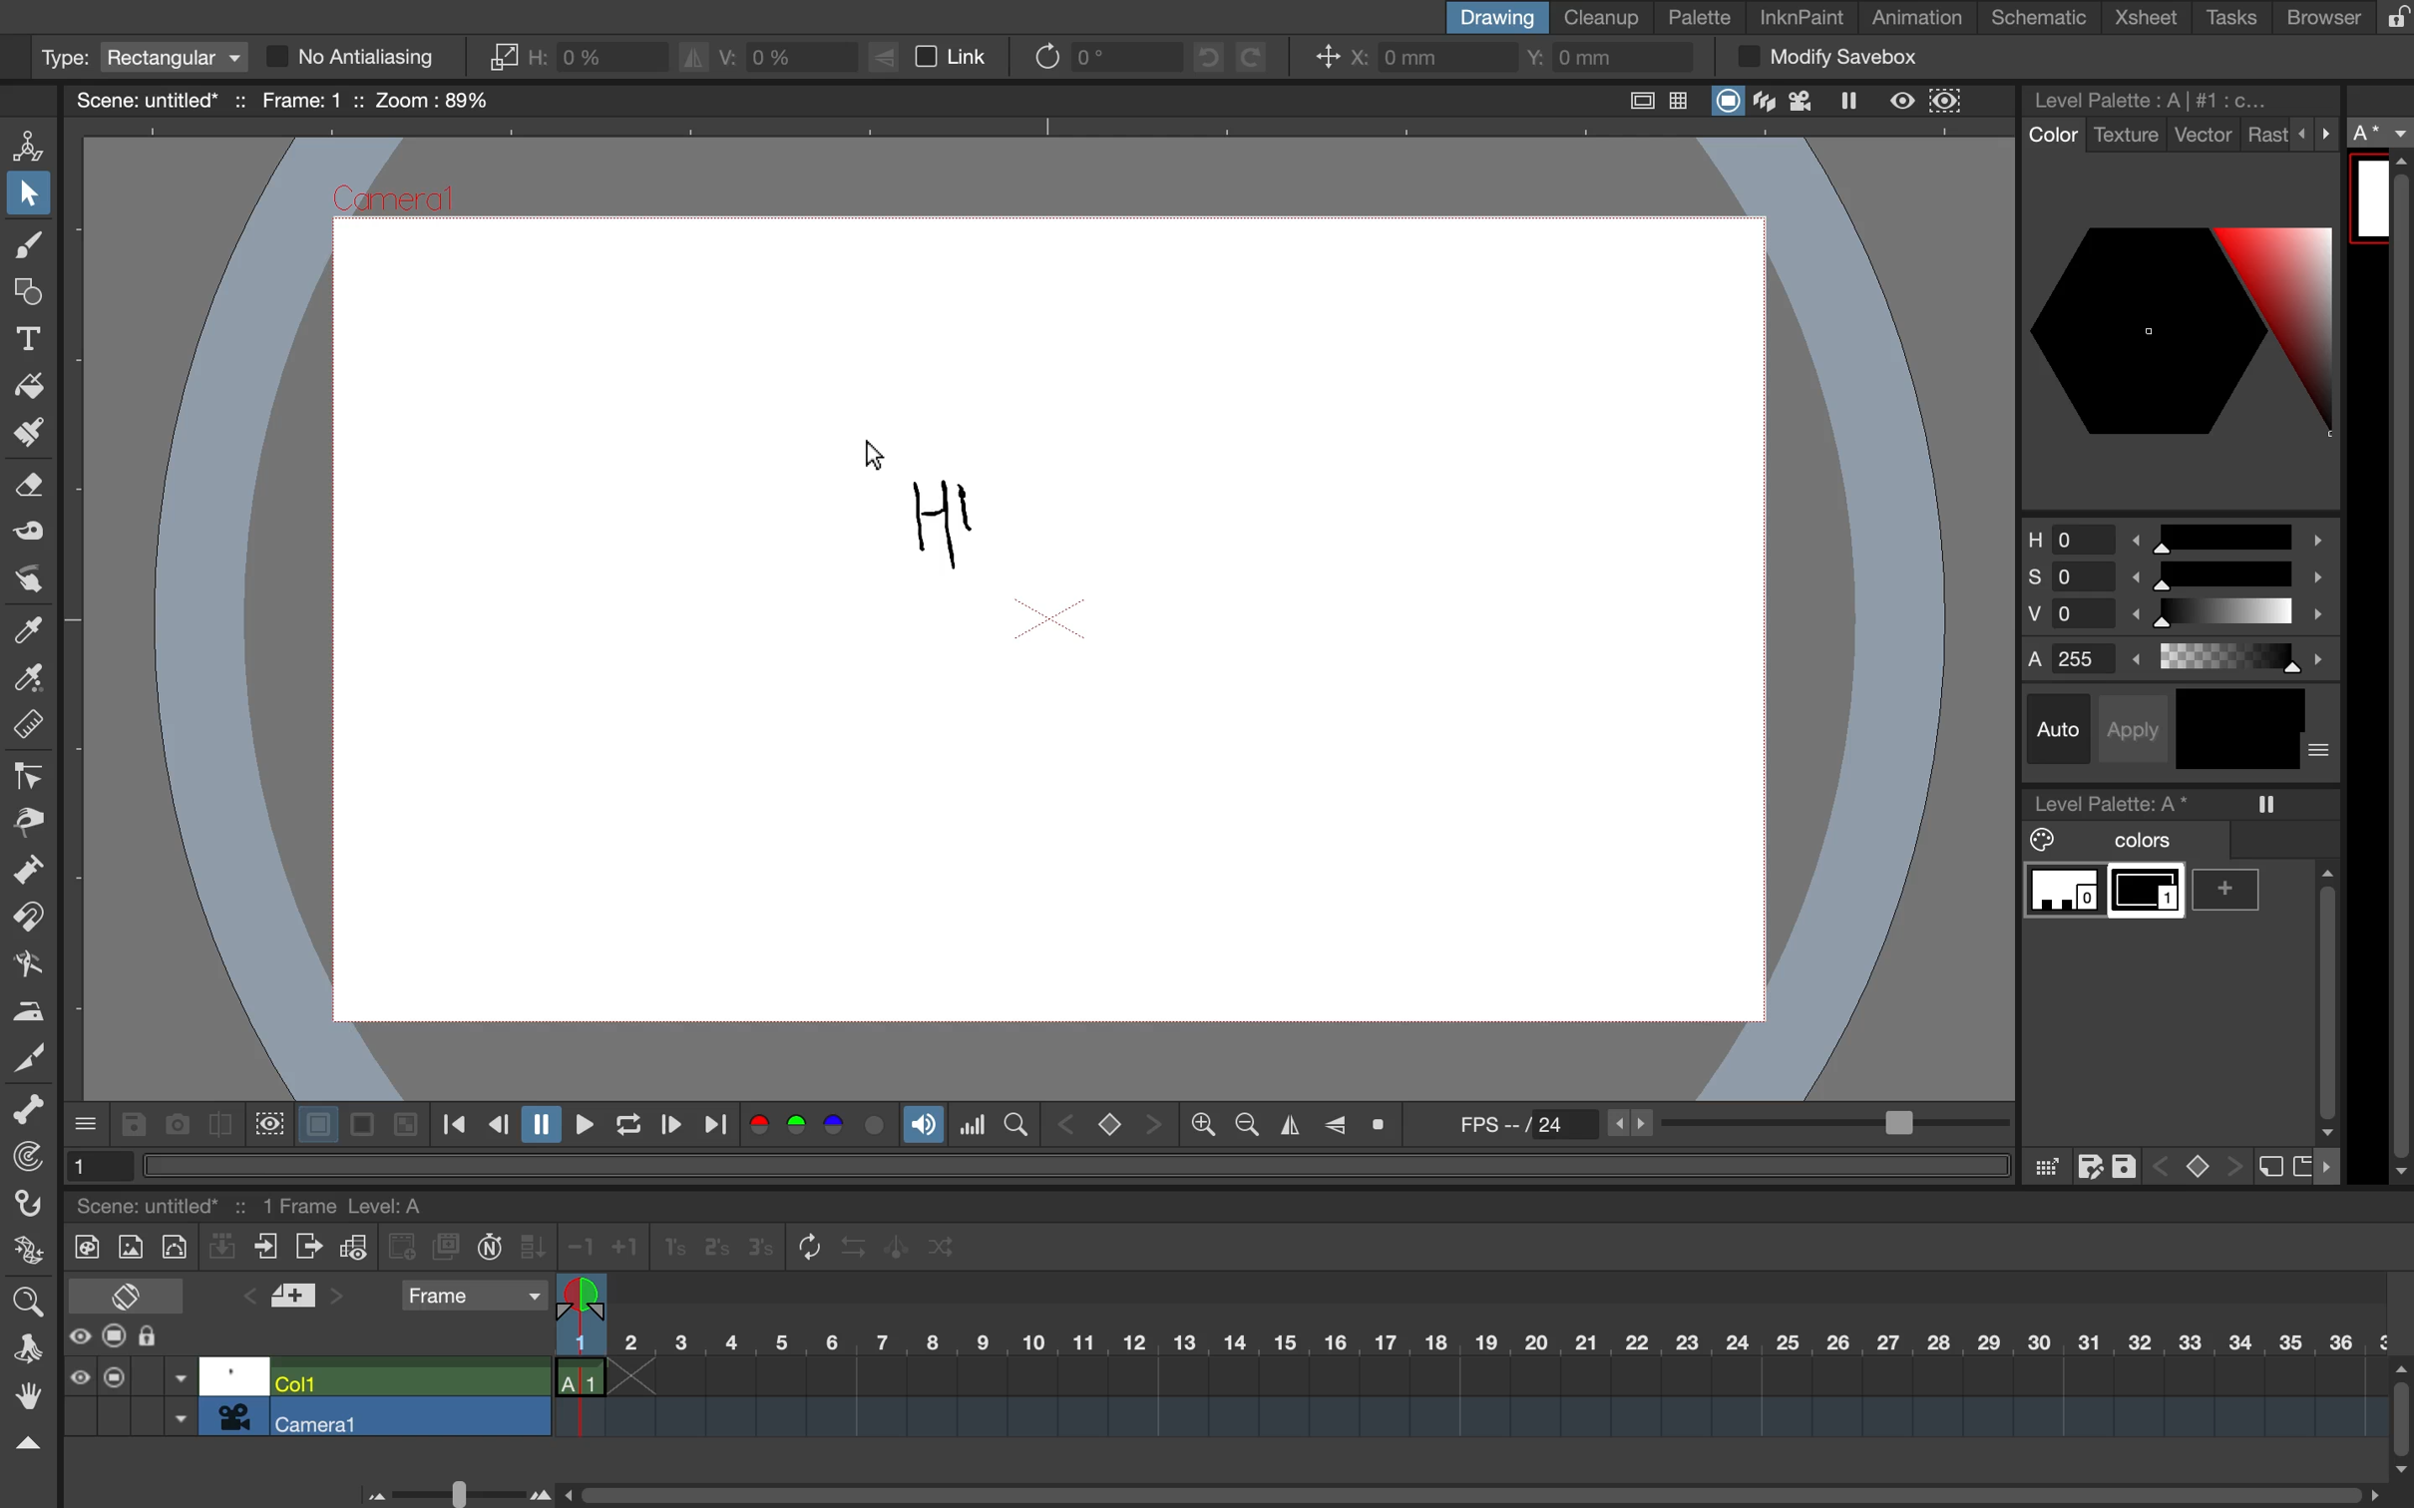 This screenshot has height=1508, width=2414. I want to click on fill tool, so click(29, 381).